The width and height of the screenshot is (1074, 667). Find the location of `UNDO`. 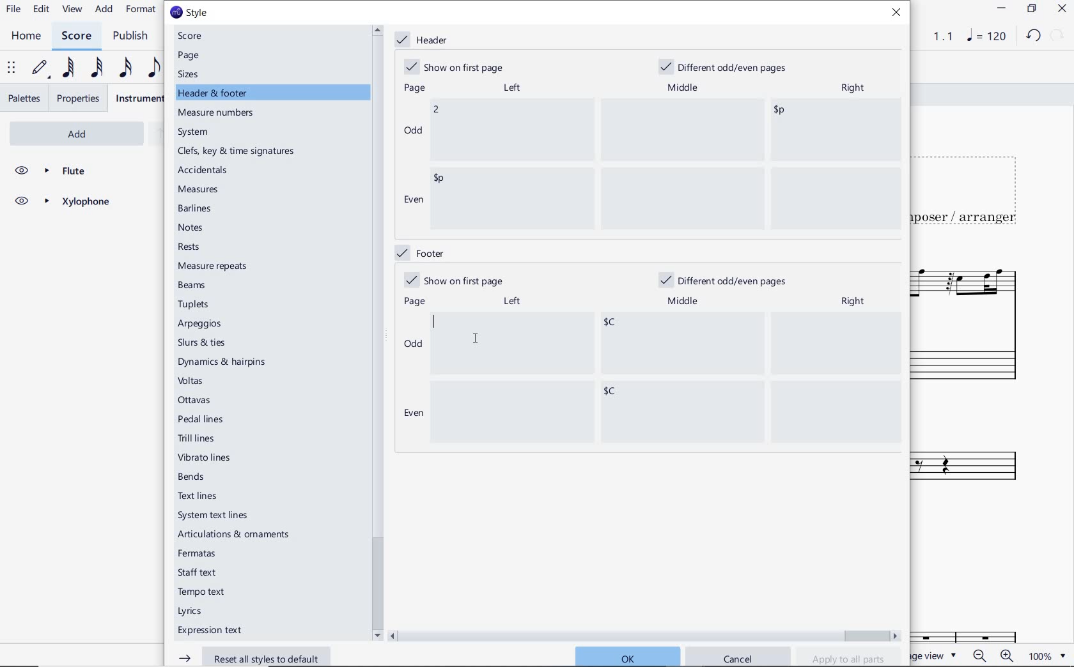

UNDO is located at coordinates (1032, 36).